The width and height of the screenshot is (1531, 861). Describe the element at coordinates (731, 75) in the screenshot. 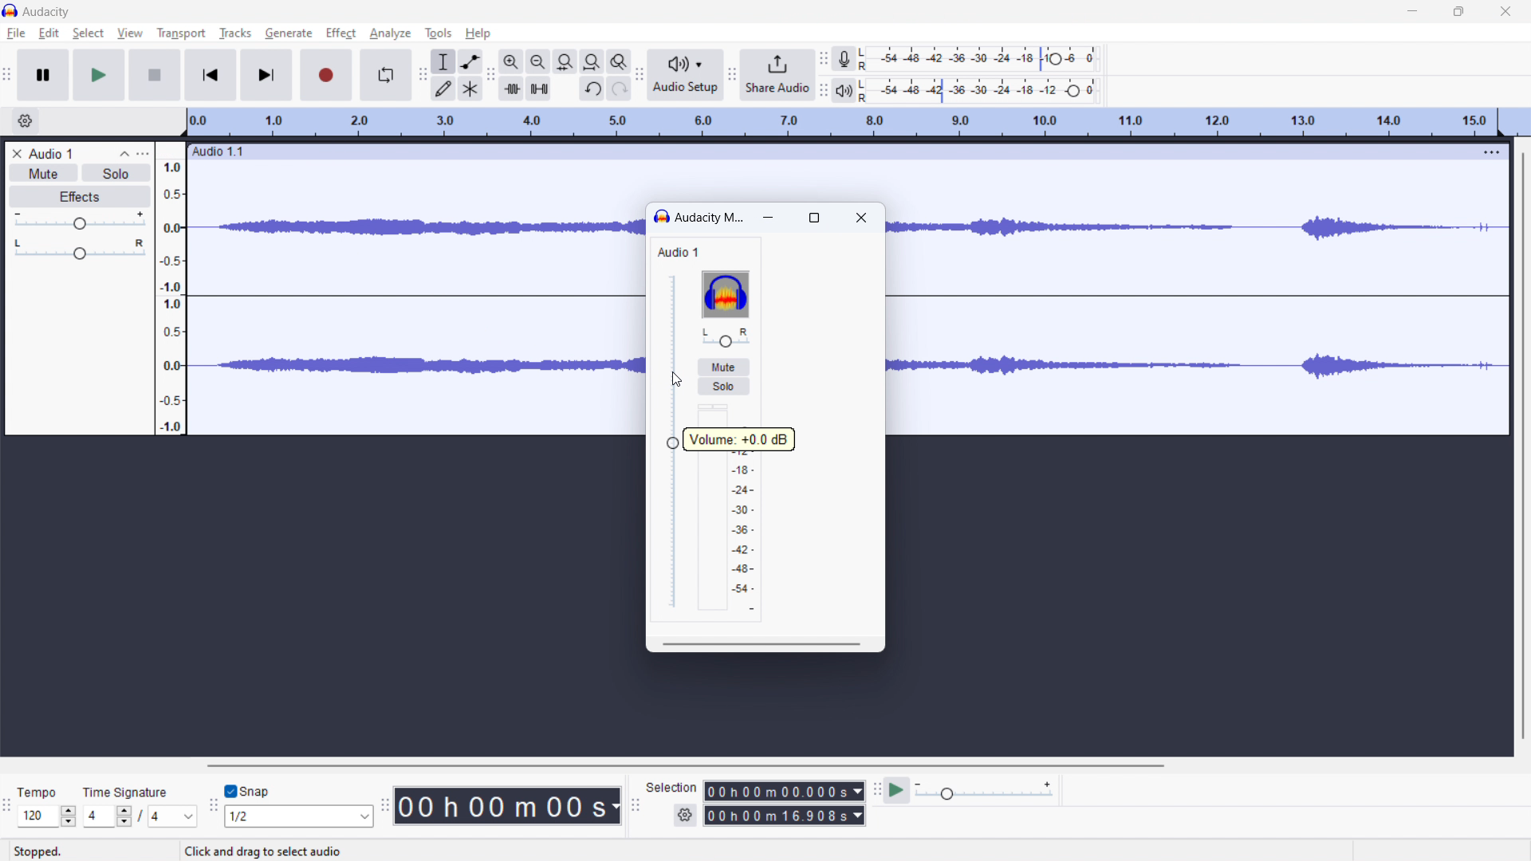

I see `share audio toolbar` at that location.